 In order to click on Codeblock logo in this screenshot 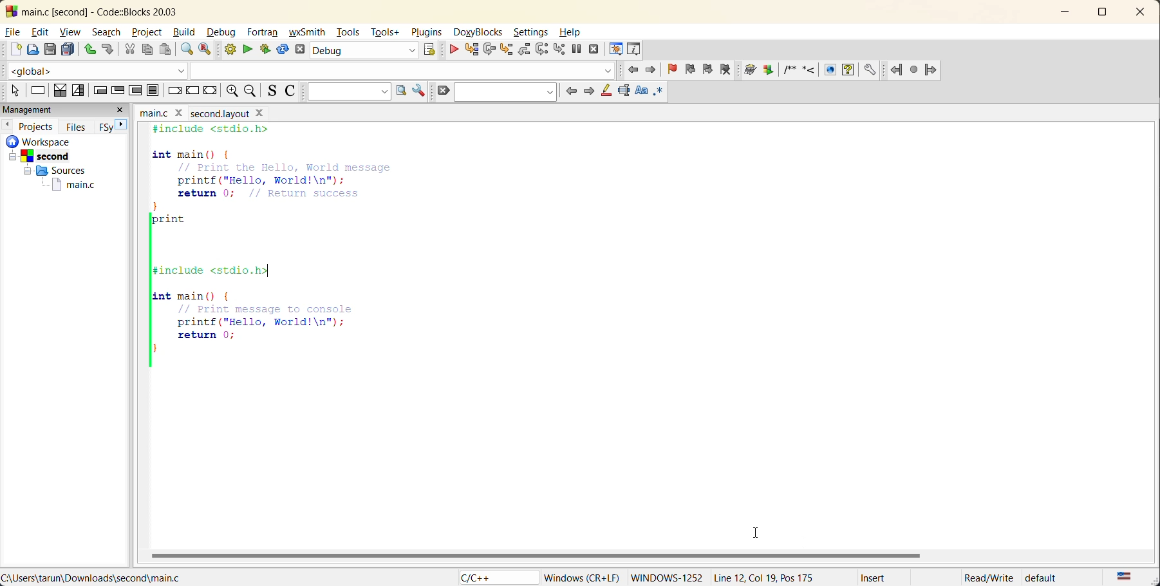, I will do `click(9, 10)`.